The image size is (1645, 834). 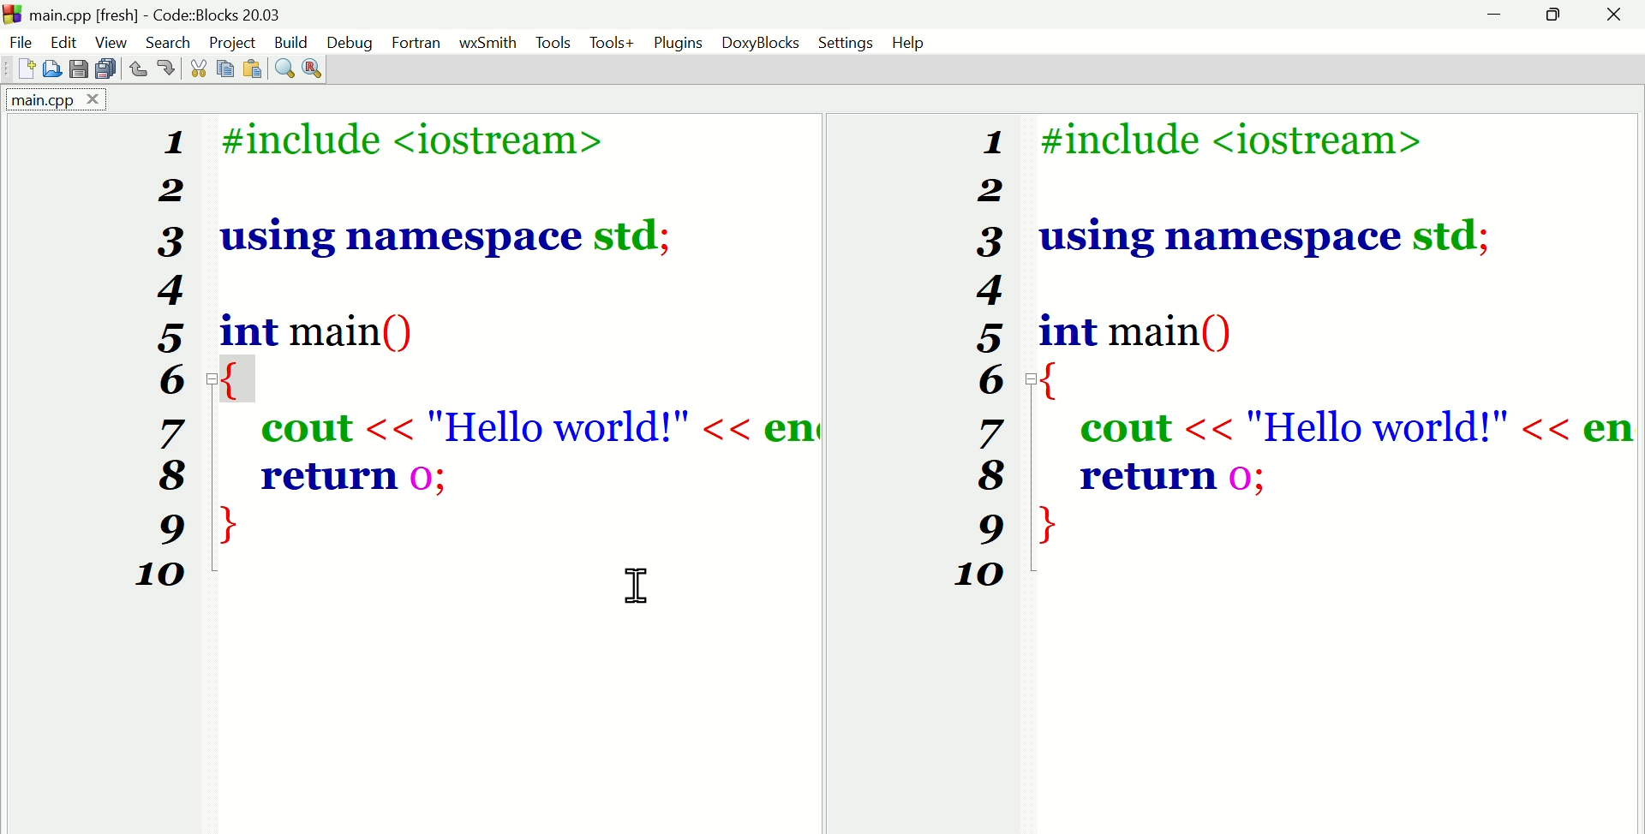 I want to click on Cut, so click(x=194, y=68).